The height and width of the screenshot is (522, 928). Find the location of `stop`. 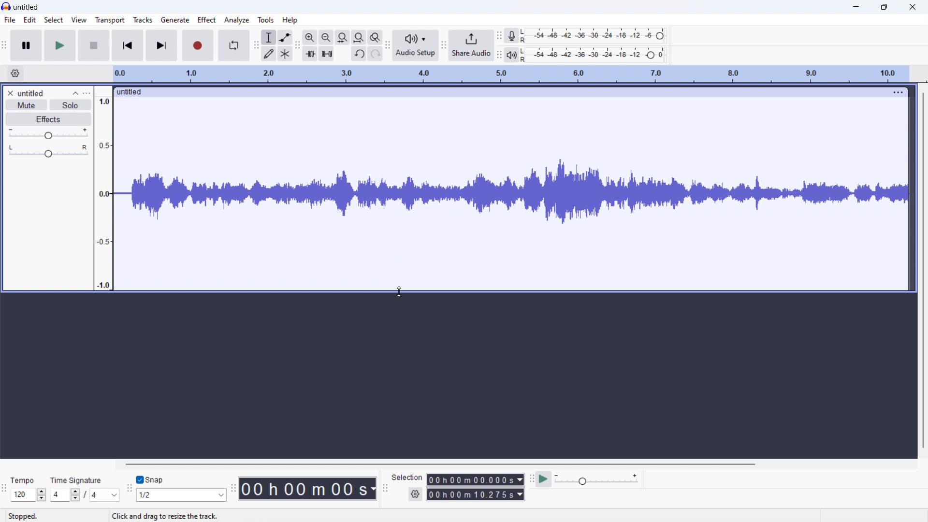

stop is located at coordinates (94, 45).